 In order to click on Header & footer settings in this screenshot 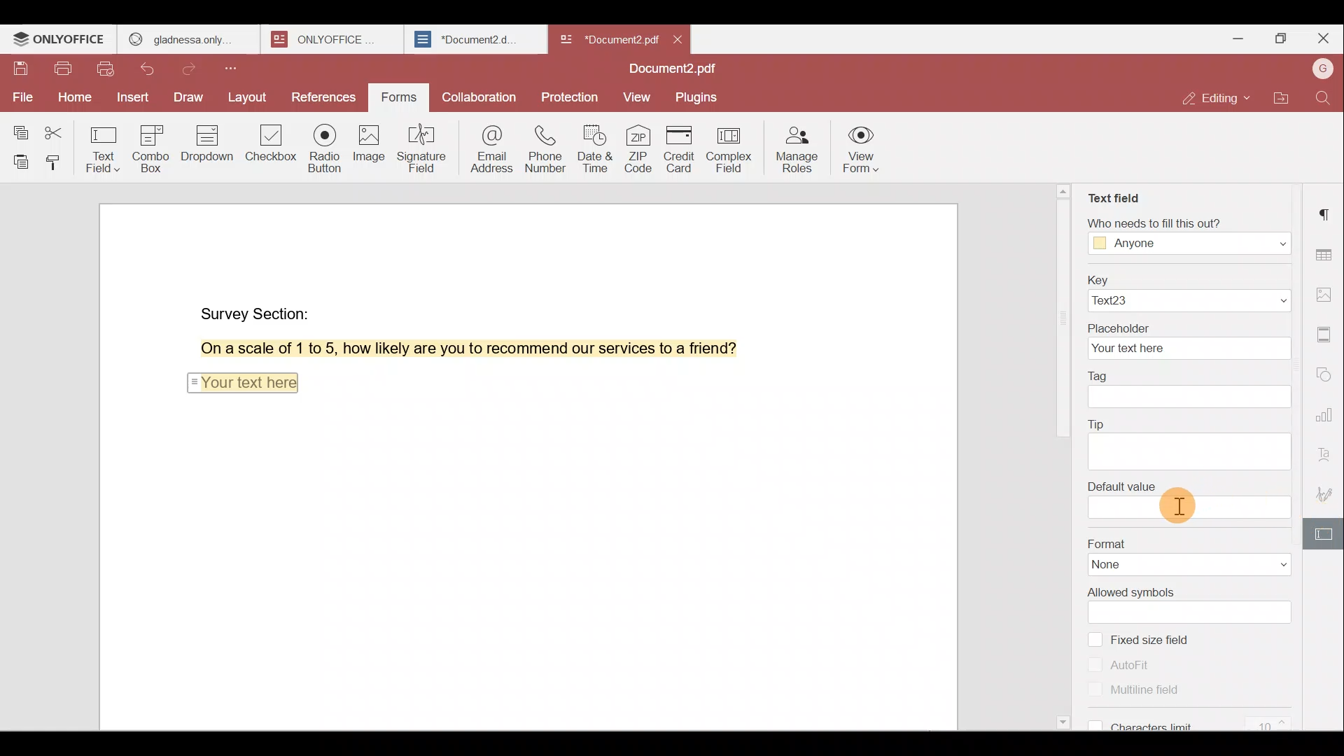, I will do `click(1327, 333)`.